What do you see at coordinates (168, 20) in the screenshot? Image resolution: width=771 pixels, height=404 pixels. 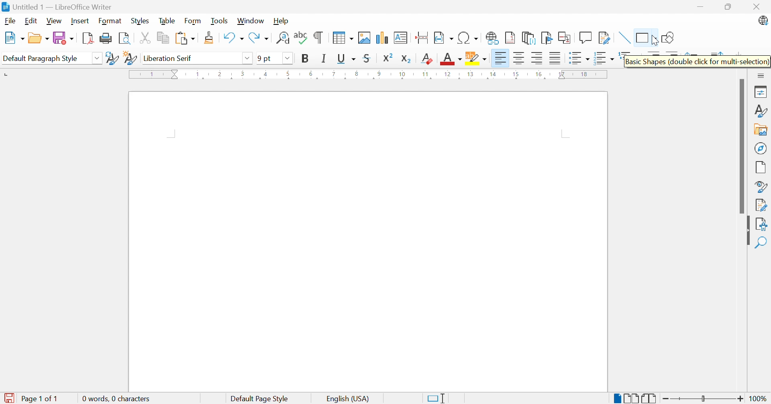 I see `Table` at bounding box center [168, 20].